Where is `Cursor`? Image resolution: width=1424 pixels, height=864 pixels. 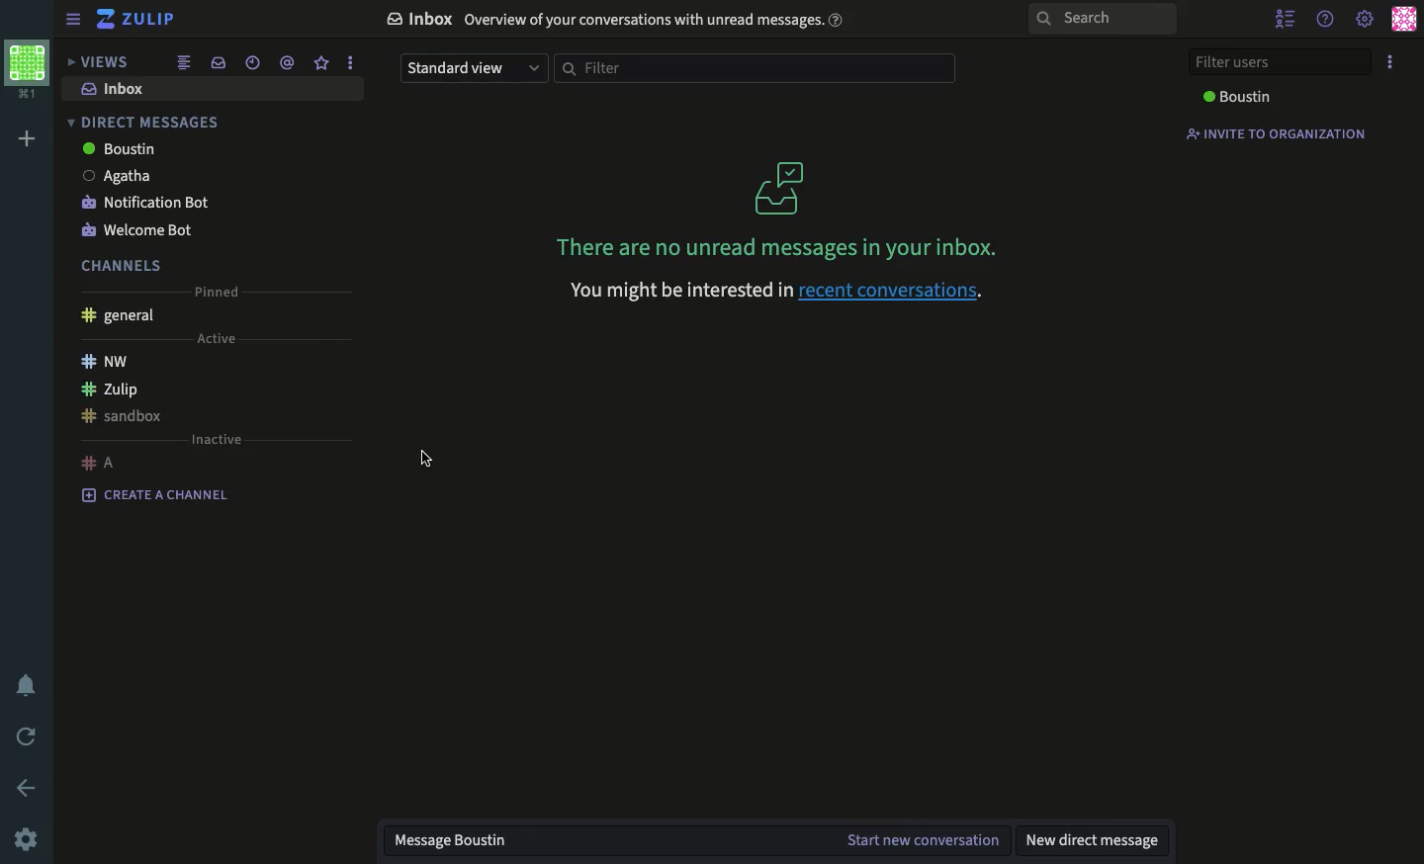
Cursor is located at coordinates (425, 463).